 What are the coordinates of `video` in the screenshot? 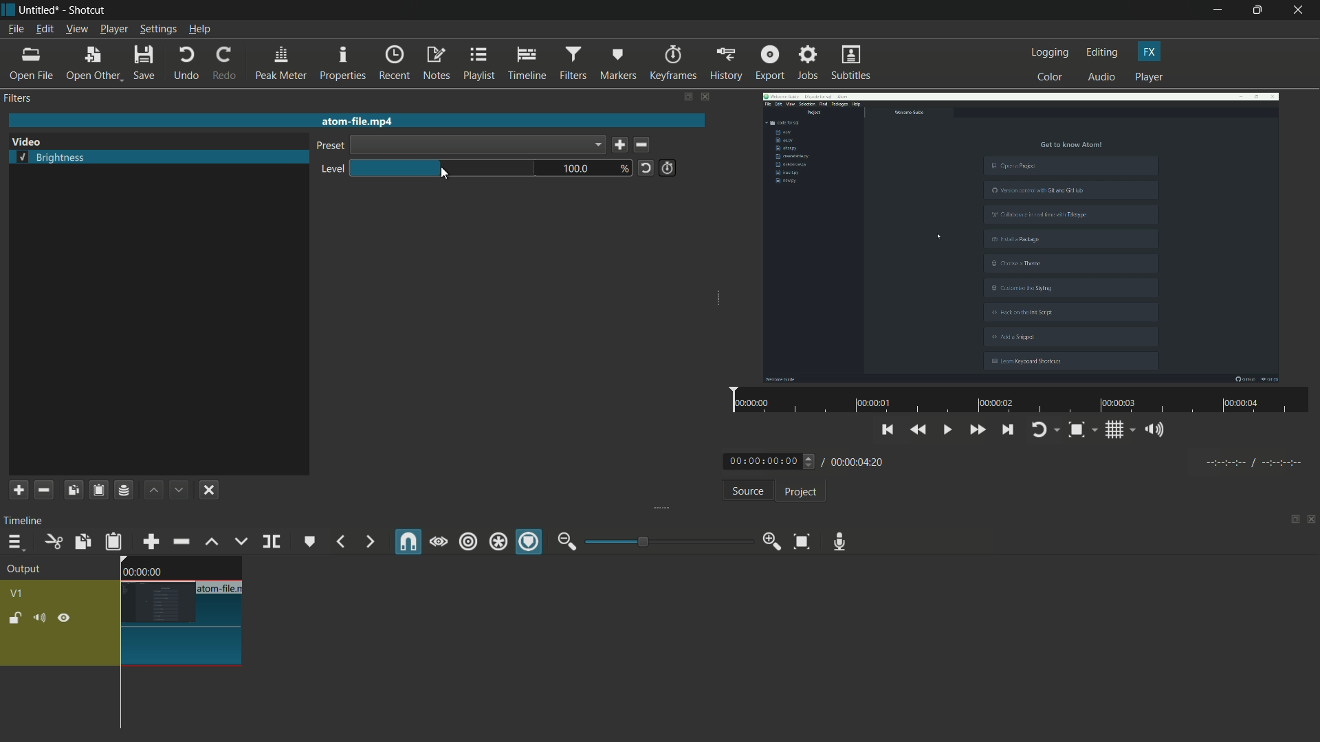 It's located at (26, 142).